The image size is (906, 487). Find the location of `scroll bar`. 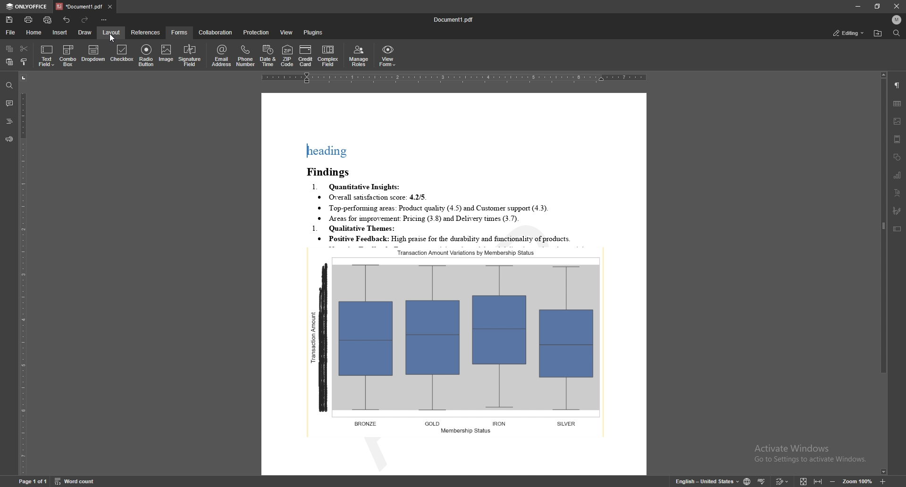

scroll bar is located at coordinates (883, 274).